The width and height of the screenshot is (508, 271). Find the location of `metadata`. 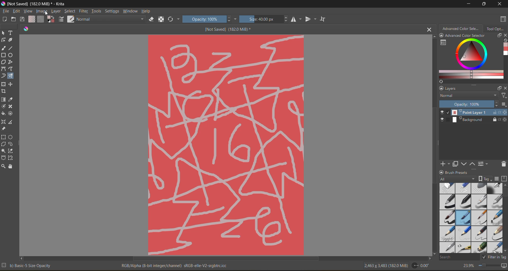

metadata is located at coordinates (118, 265).